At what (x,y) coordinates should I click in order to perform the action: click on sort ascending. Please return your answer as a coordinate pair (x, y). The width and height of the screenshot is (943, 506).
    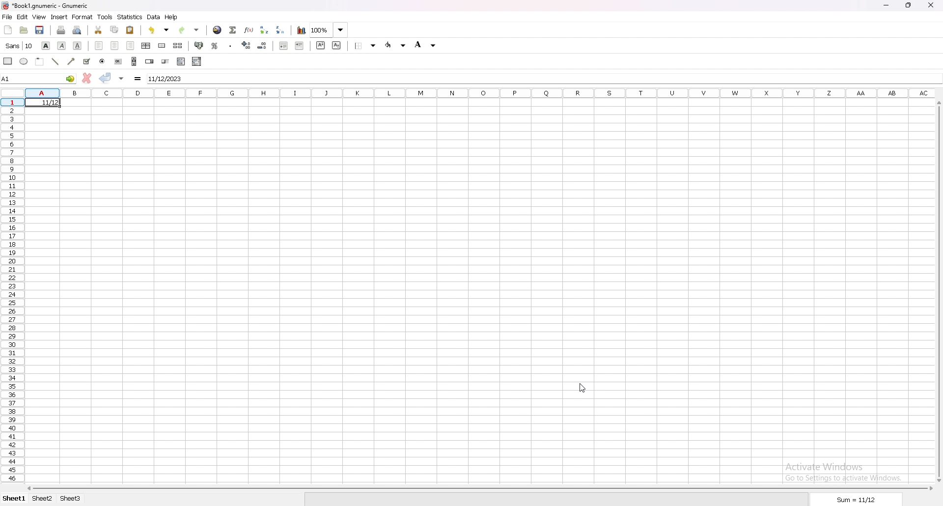
    Looking at the image, I should click on (265, 29).